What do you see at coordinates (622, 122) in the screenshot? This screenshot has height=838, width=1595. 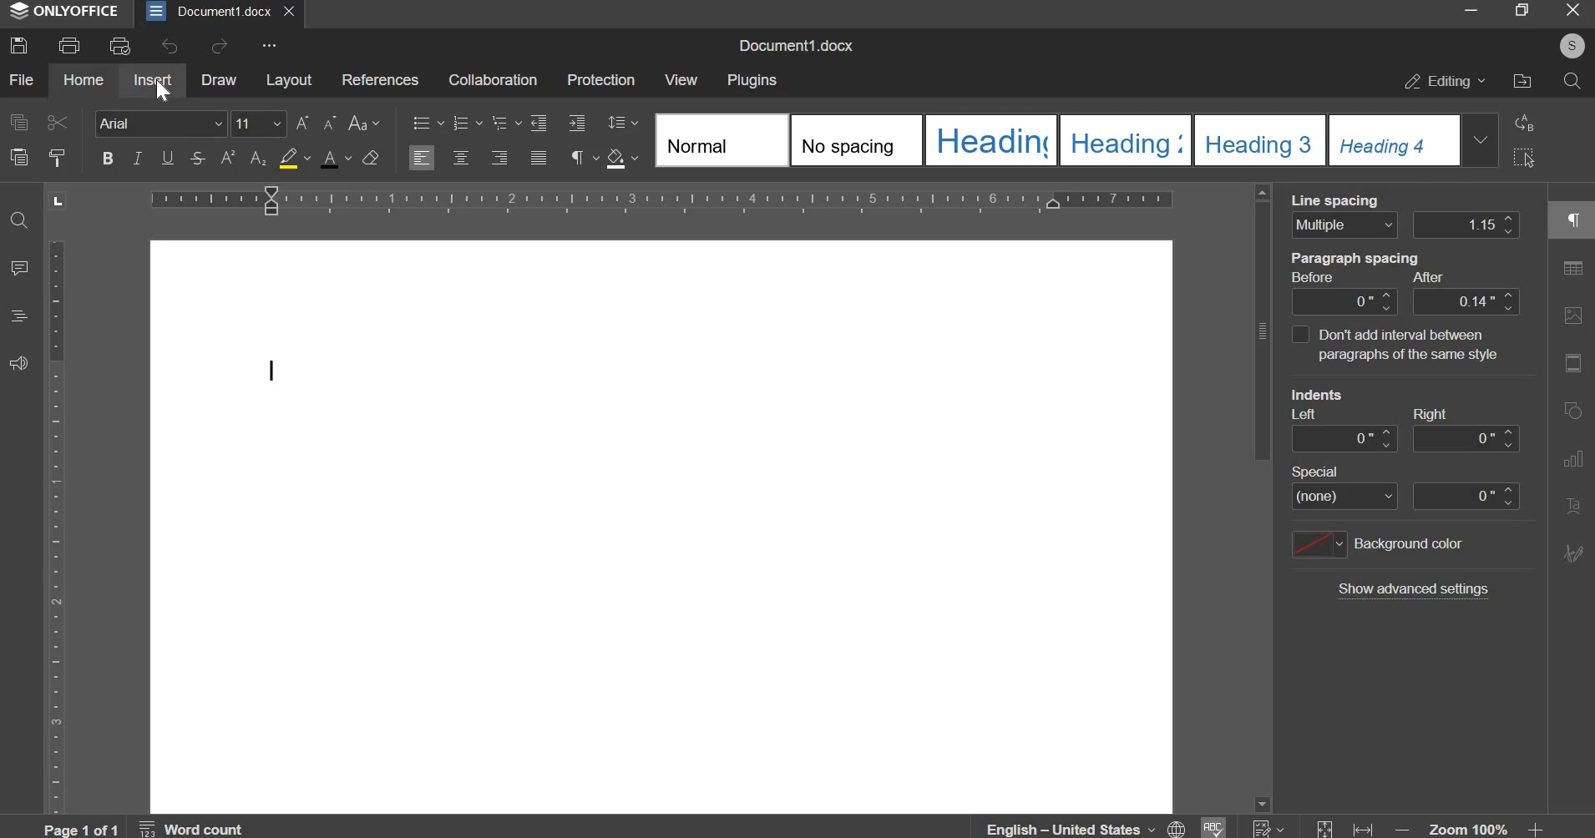 I see `line spacing` at bounding box center [622, 122].